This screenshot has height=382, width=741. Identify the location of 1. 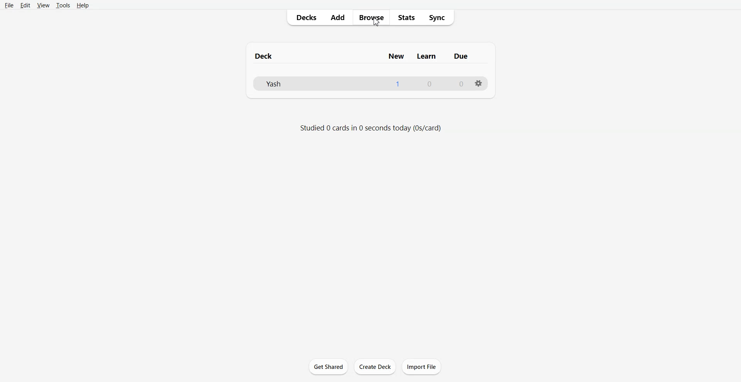
(403, 84).